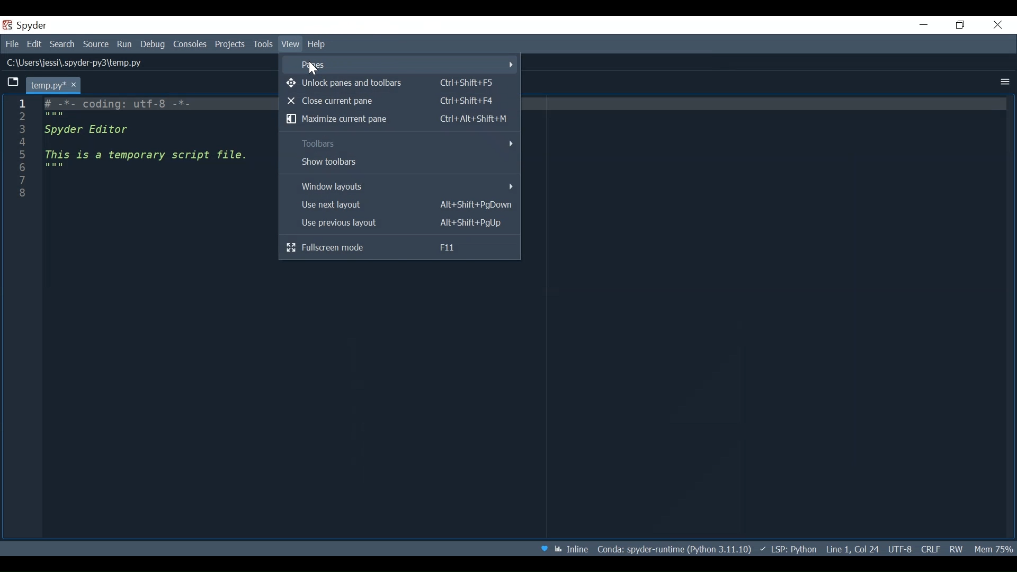 The width and height of the screenshot is (1017, 572). Describe the element at coordinates (79, 64) in the screenshot. I see `C:\Users\jessi\.spyder-pys\temp.py` at that location.